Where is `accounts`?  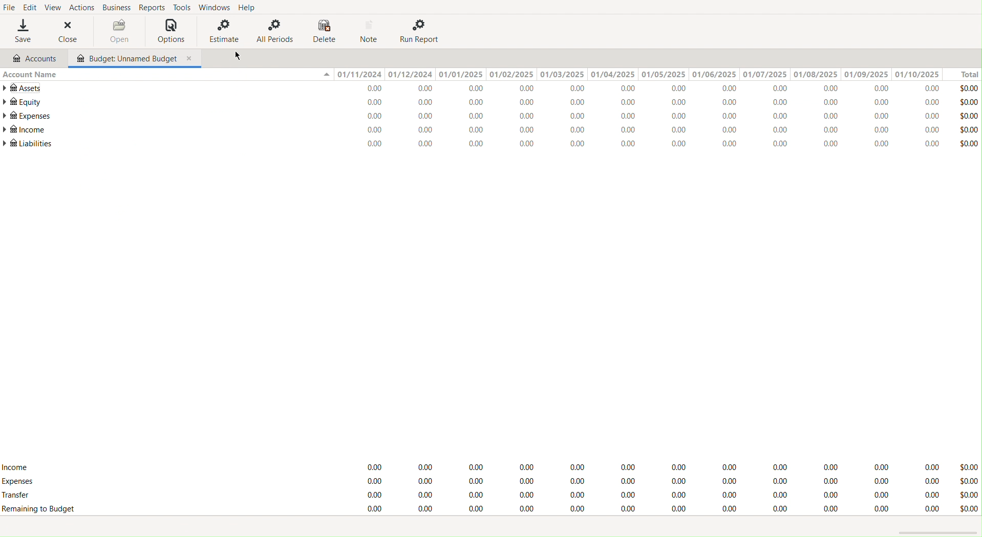
accounts is located at coordinates (35, 58).